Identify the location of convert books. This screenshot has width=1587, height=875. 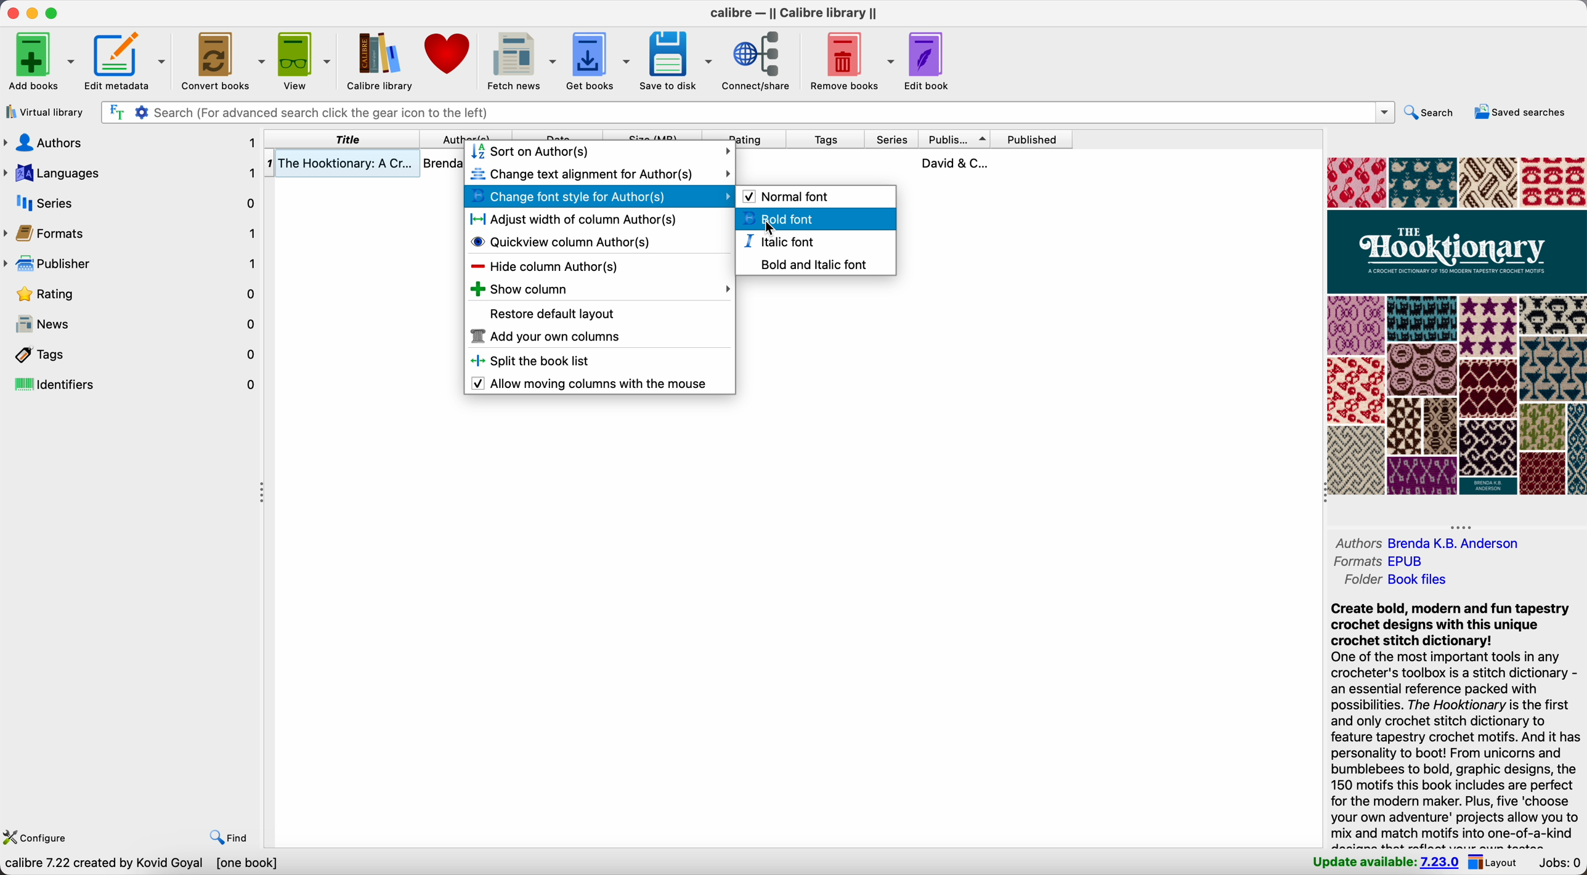
(224, 59).